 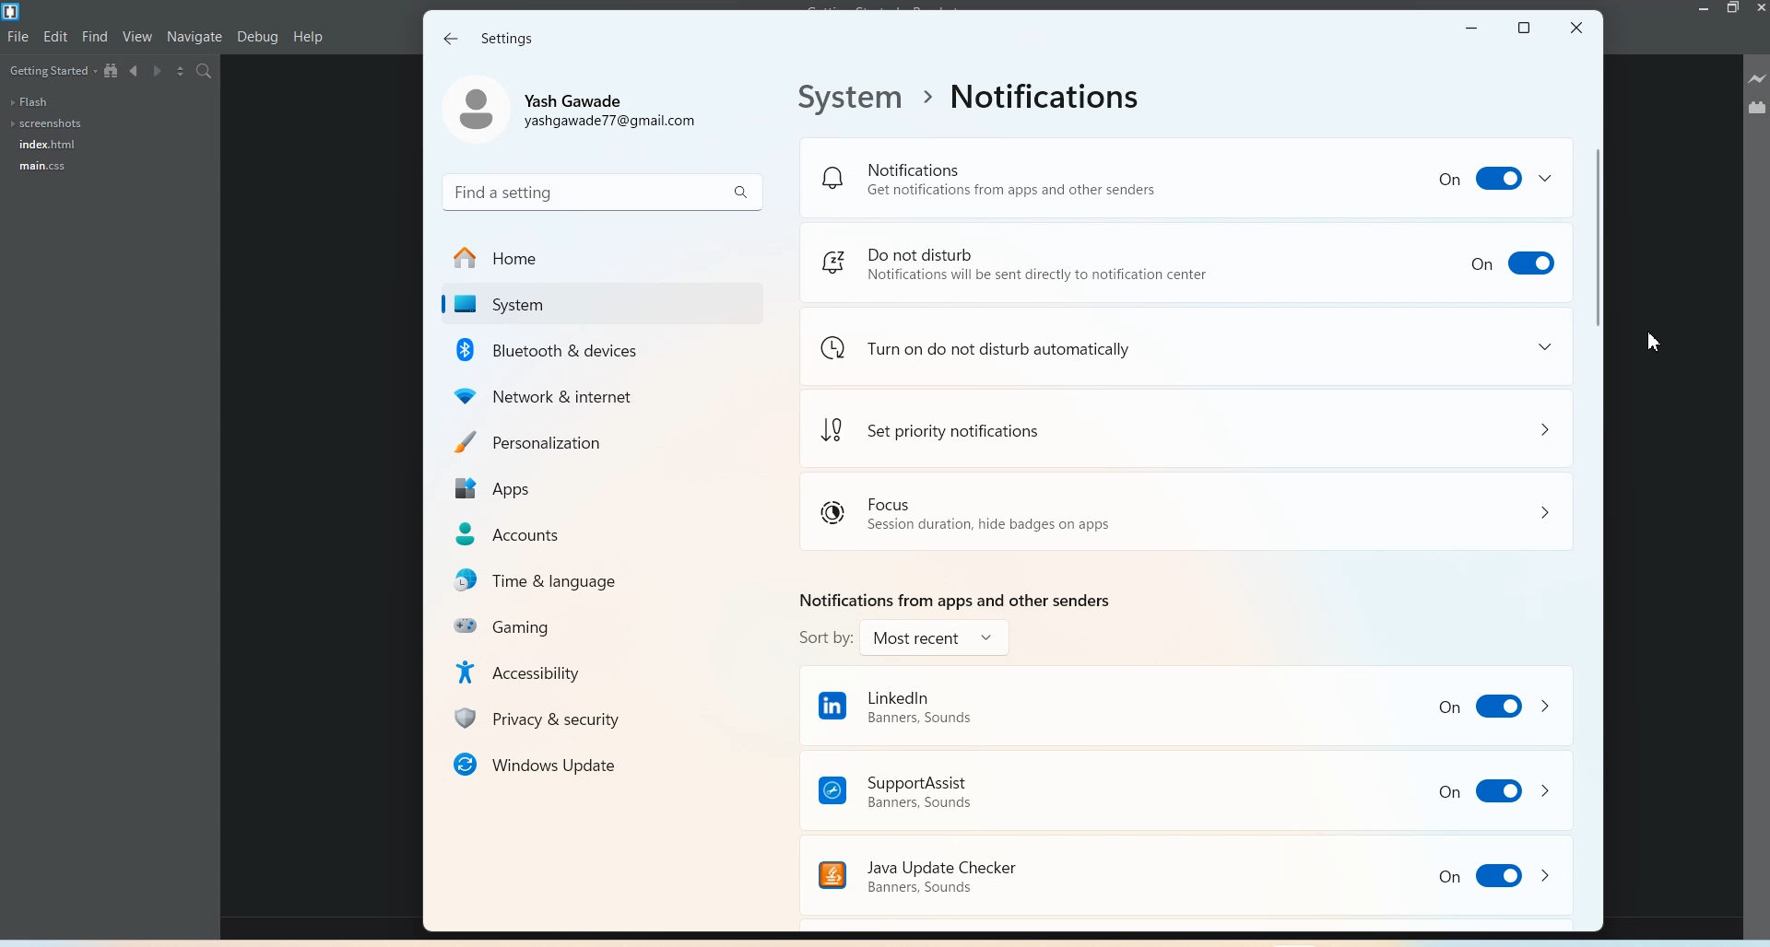 What do you see at coordinates (1187, 512) in the screenshot?
I see `Focus` at bounding box center [1187, 512].